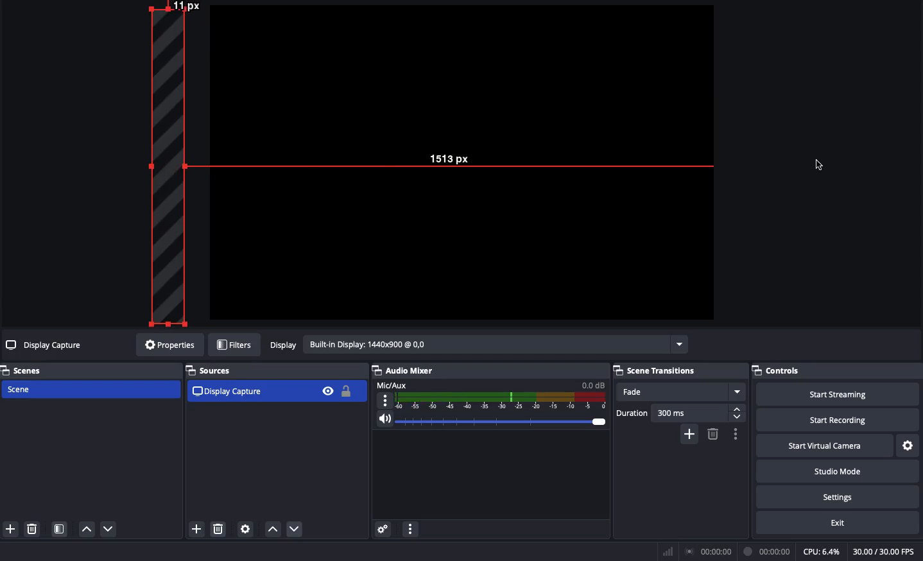 The width and height of the screenshot is (923, 561). Describe the element at coordinates (449, 160) in the screenshot. I see `1513 px` at that location.